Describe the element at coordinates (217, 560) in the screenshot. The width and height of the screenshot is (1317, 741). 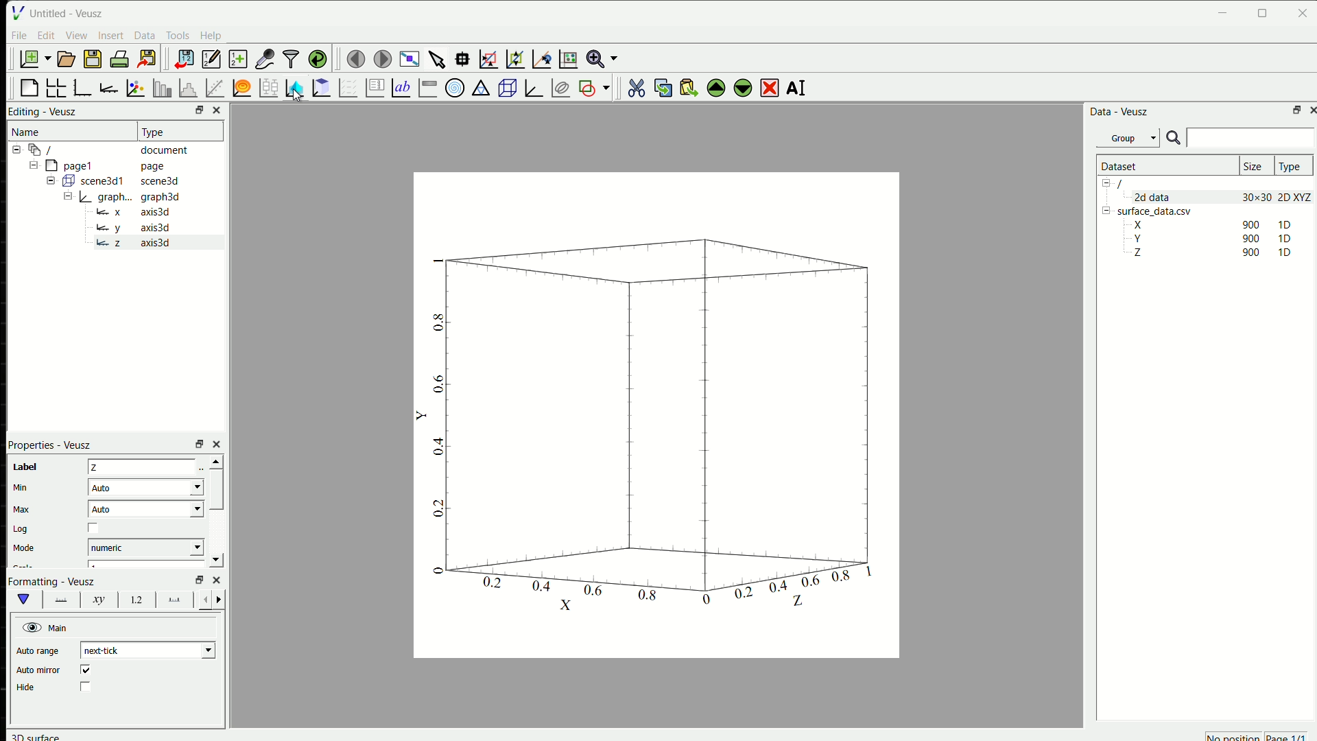
I see `scroll down` at that location.